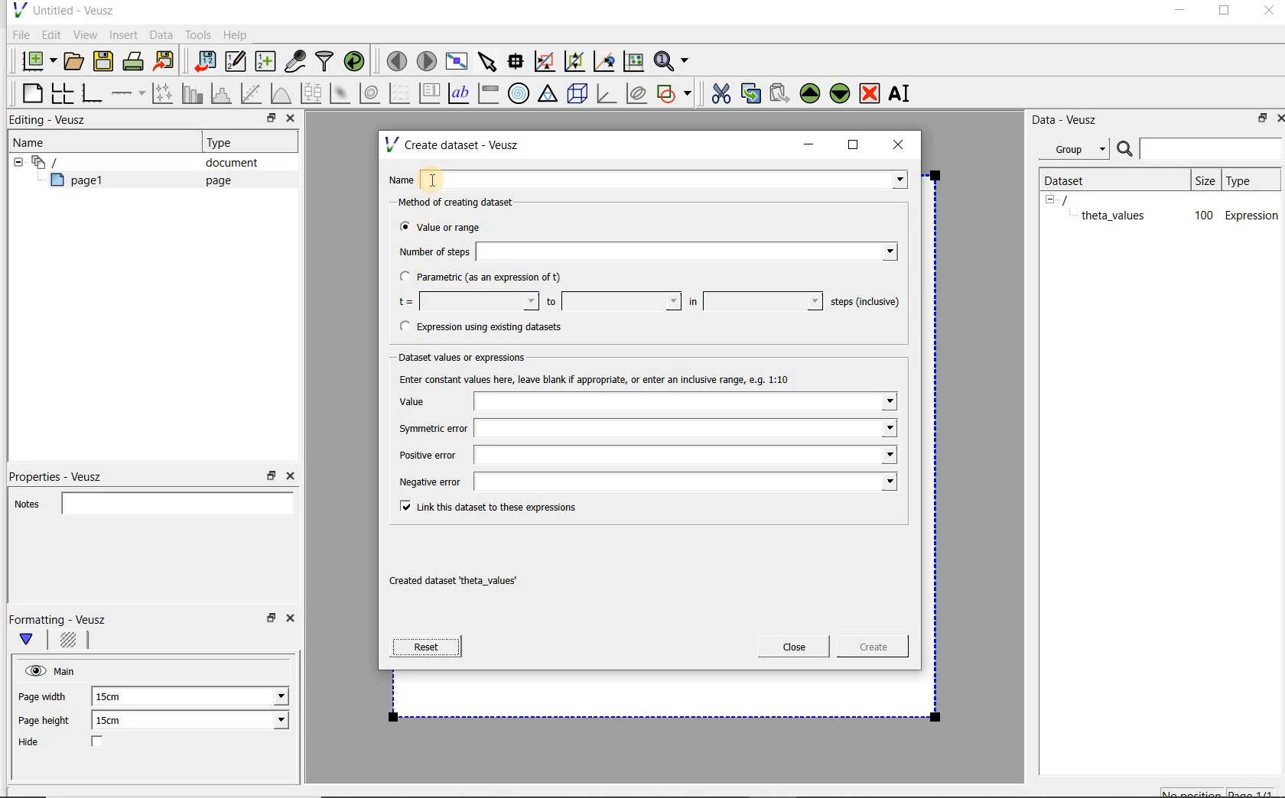 This screenshot has width=1285, height=798. I want to click on Data - Veusz, so click(1070, 119).